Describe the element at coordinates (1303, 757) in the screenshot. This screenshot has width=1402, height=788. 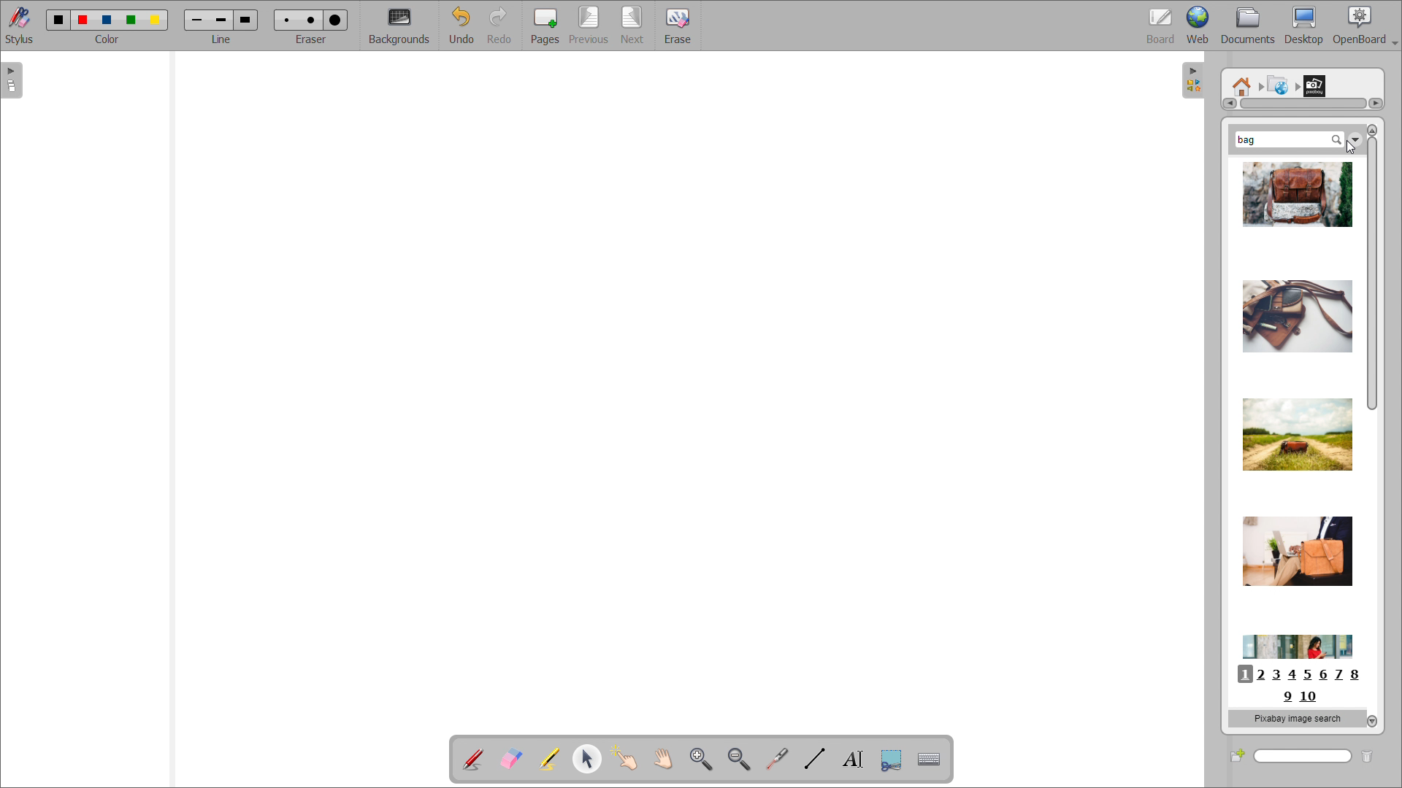
I see `search` at that location.